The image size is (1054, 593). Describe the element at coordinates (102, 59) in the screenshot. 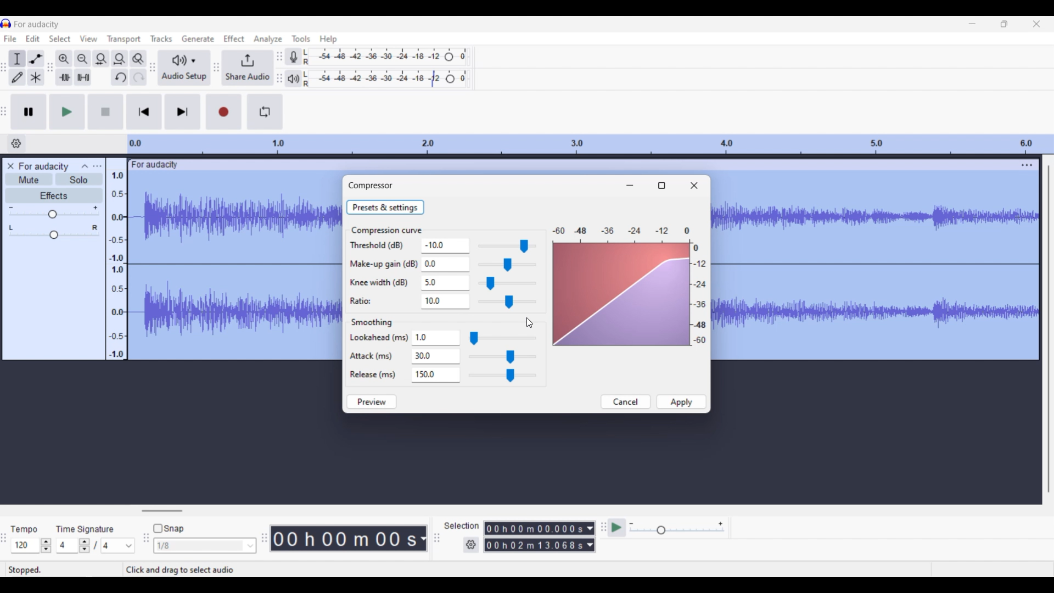

I see `Fit selection to width` at that location.